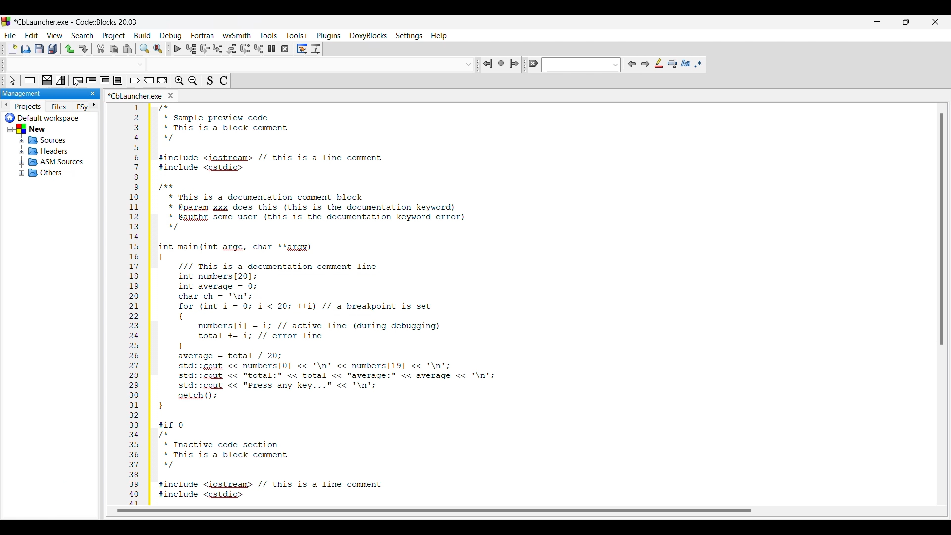 The height and width of the screenshot is (535, 951). What do you see at coordinates (325, 303) in the screenshot?
I see `Current code` at bounding box center [325, 303].